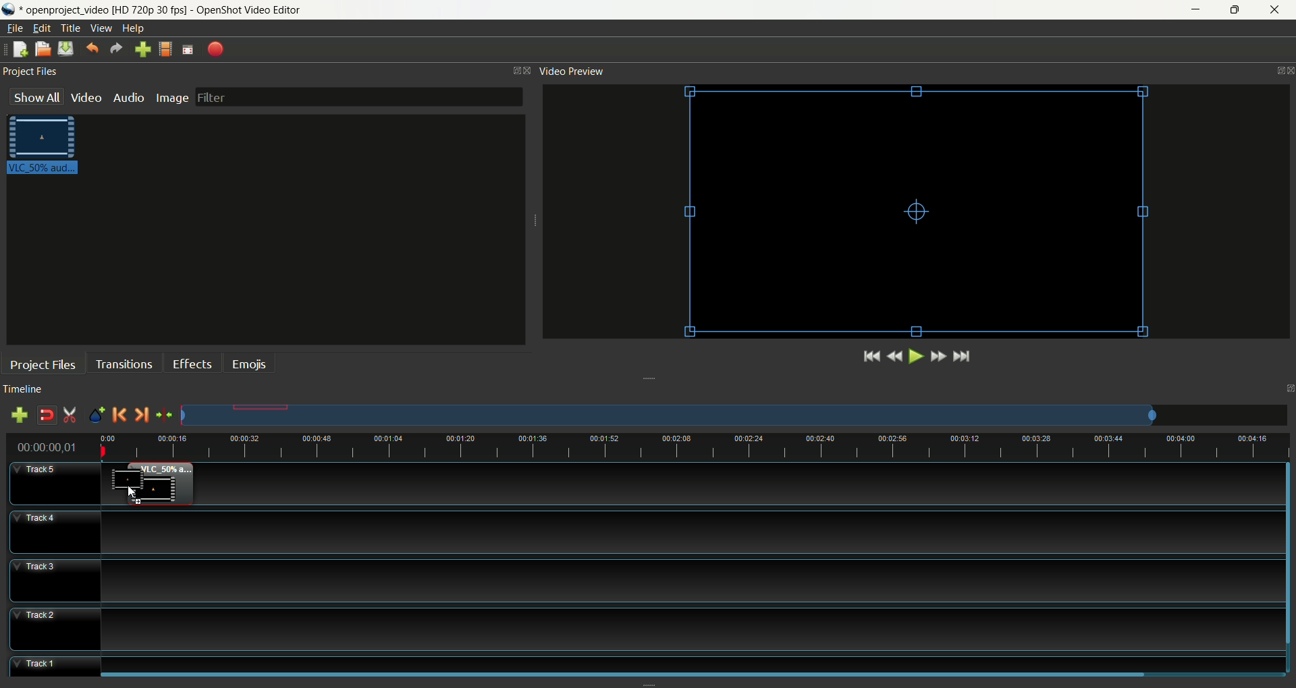 The image size is (1296, 688). What do you see at coordinates (118, 49) in the screenshot?
I see `redo` at bounding box center [118, 49].